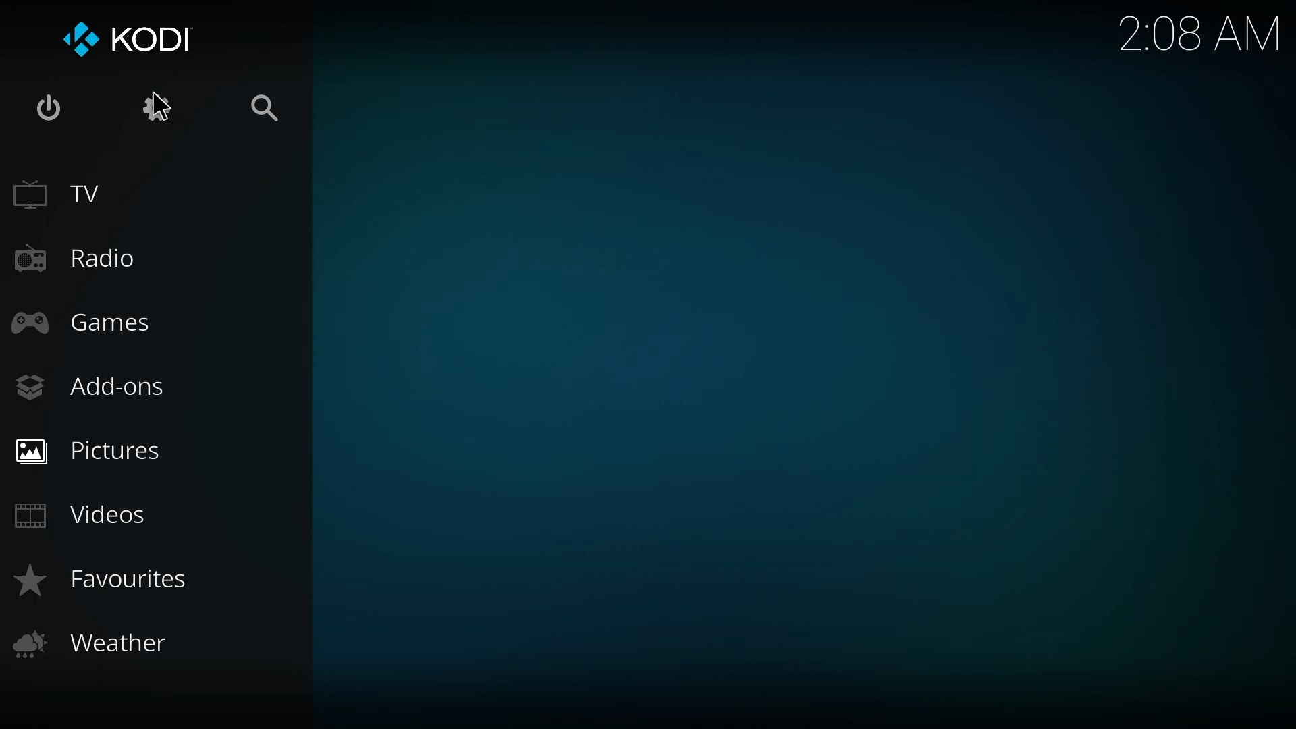  What do you see at coordinates (96, 644) in the screenshot?
I see `weather` at bounding box center [96, 644].